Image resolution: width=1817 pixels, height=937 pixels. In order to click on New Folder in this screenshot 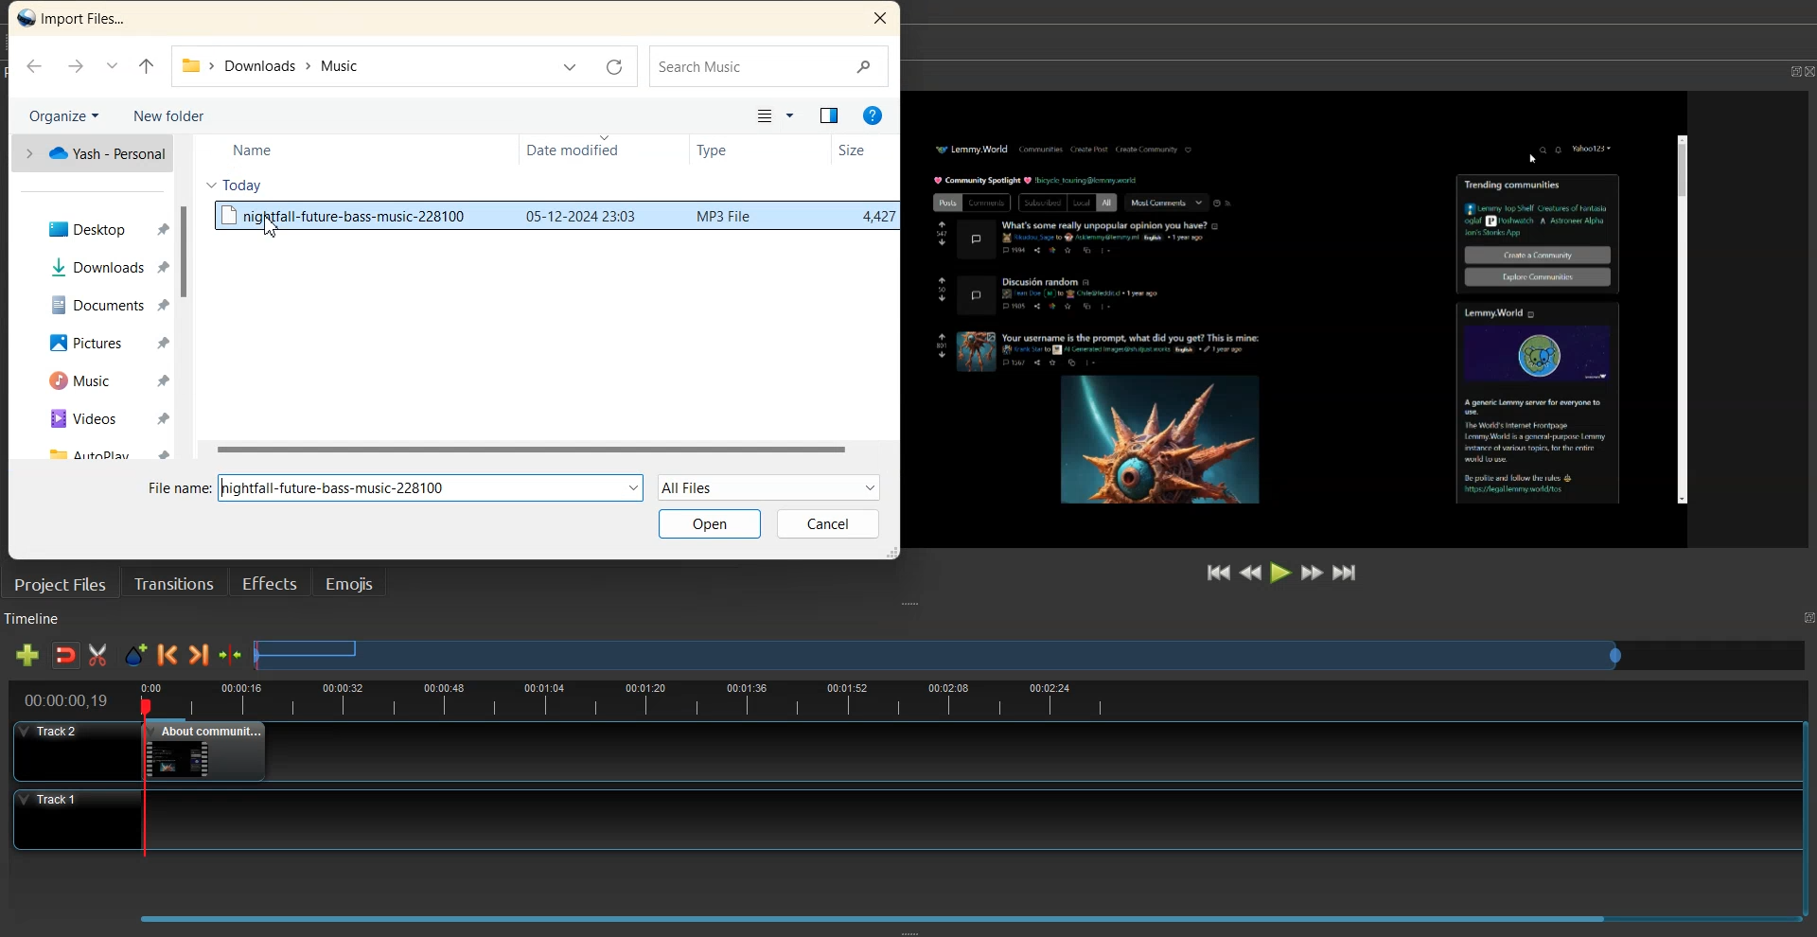, I will do `click(167, 115)`.